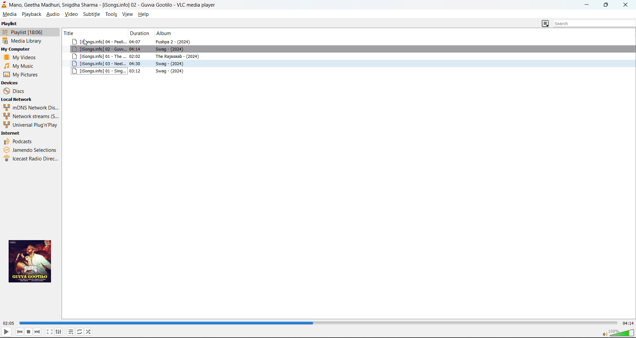  I want to click on audio, so click(53, 14).